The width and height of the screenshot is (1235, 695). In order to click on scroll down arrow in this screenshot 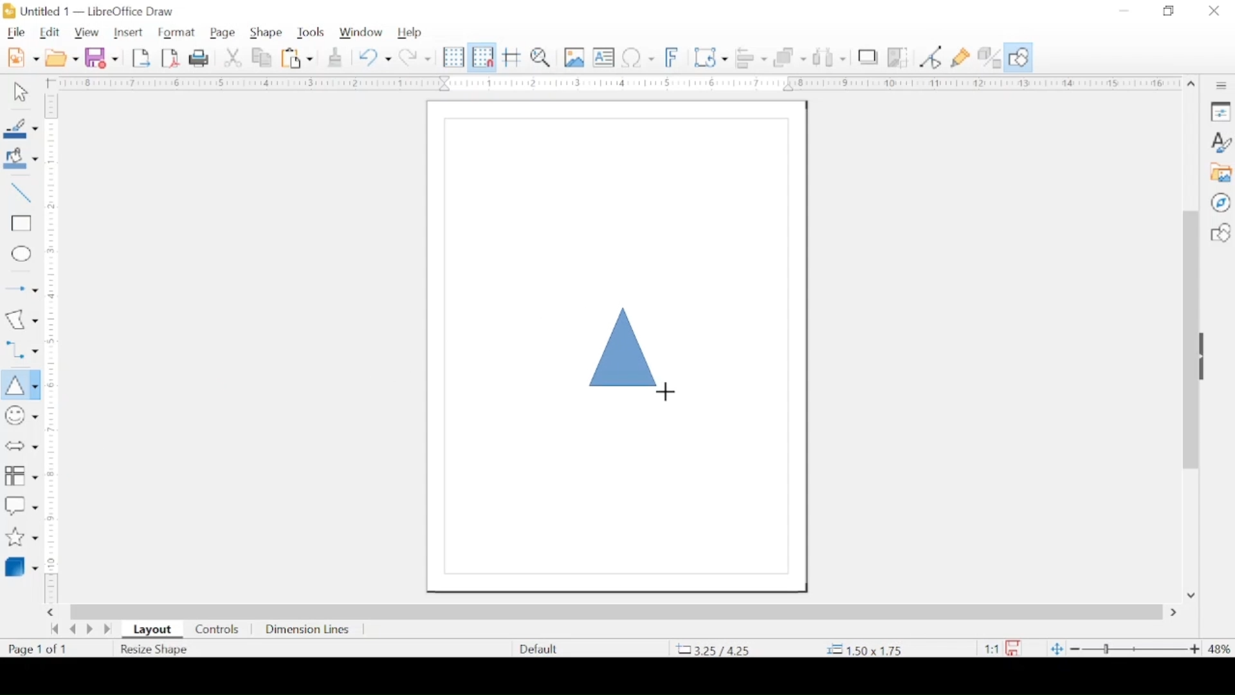, I will do `click(1193, 595)`.